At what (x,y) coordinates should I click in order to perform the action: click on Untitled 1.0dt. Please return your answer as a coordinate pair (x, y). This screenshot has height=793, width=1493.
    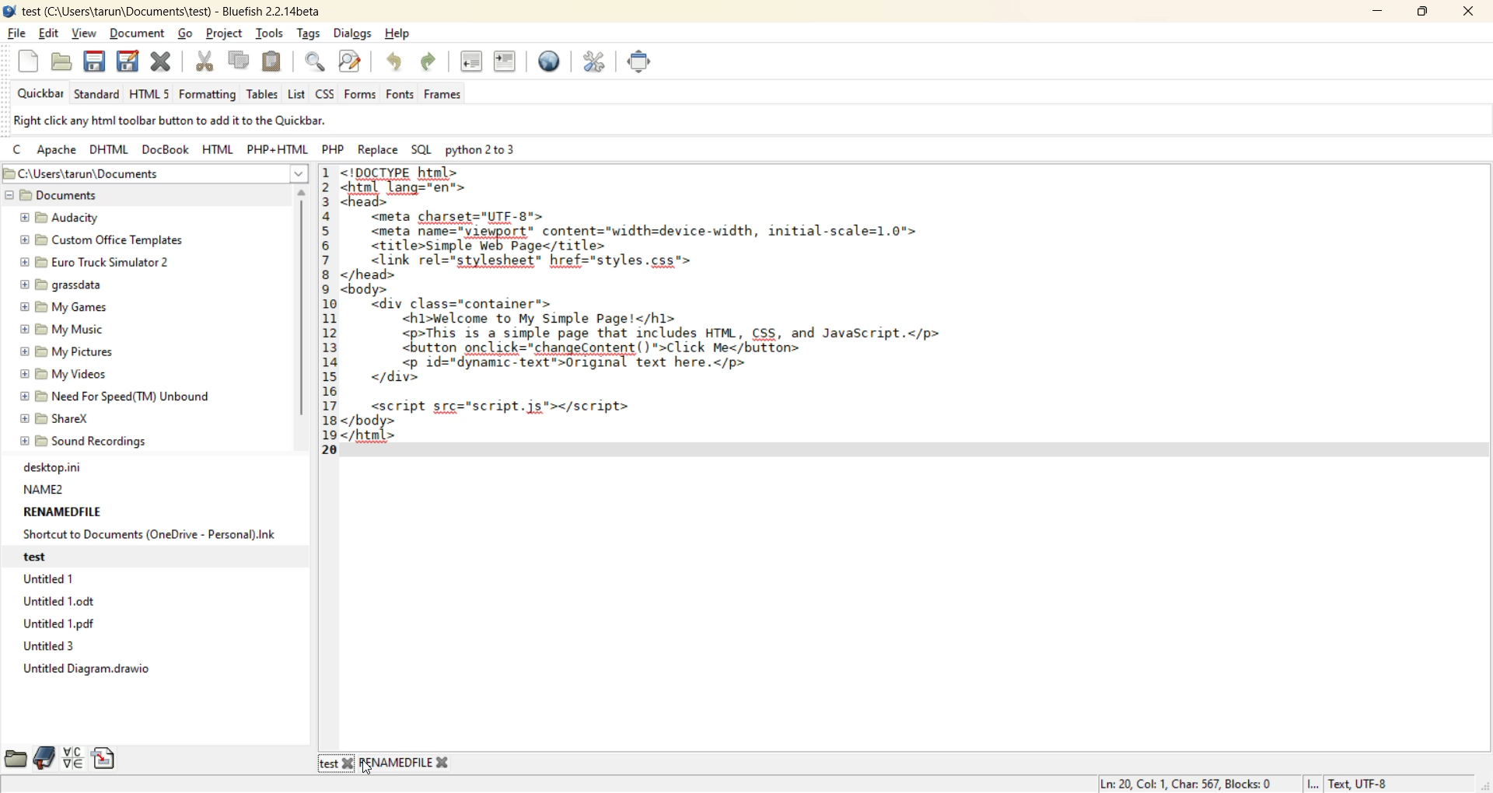
    Looking at the image, I should click on (72, 600).